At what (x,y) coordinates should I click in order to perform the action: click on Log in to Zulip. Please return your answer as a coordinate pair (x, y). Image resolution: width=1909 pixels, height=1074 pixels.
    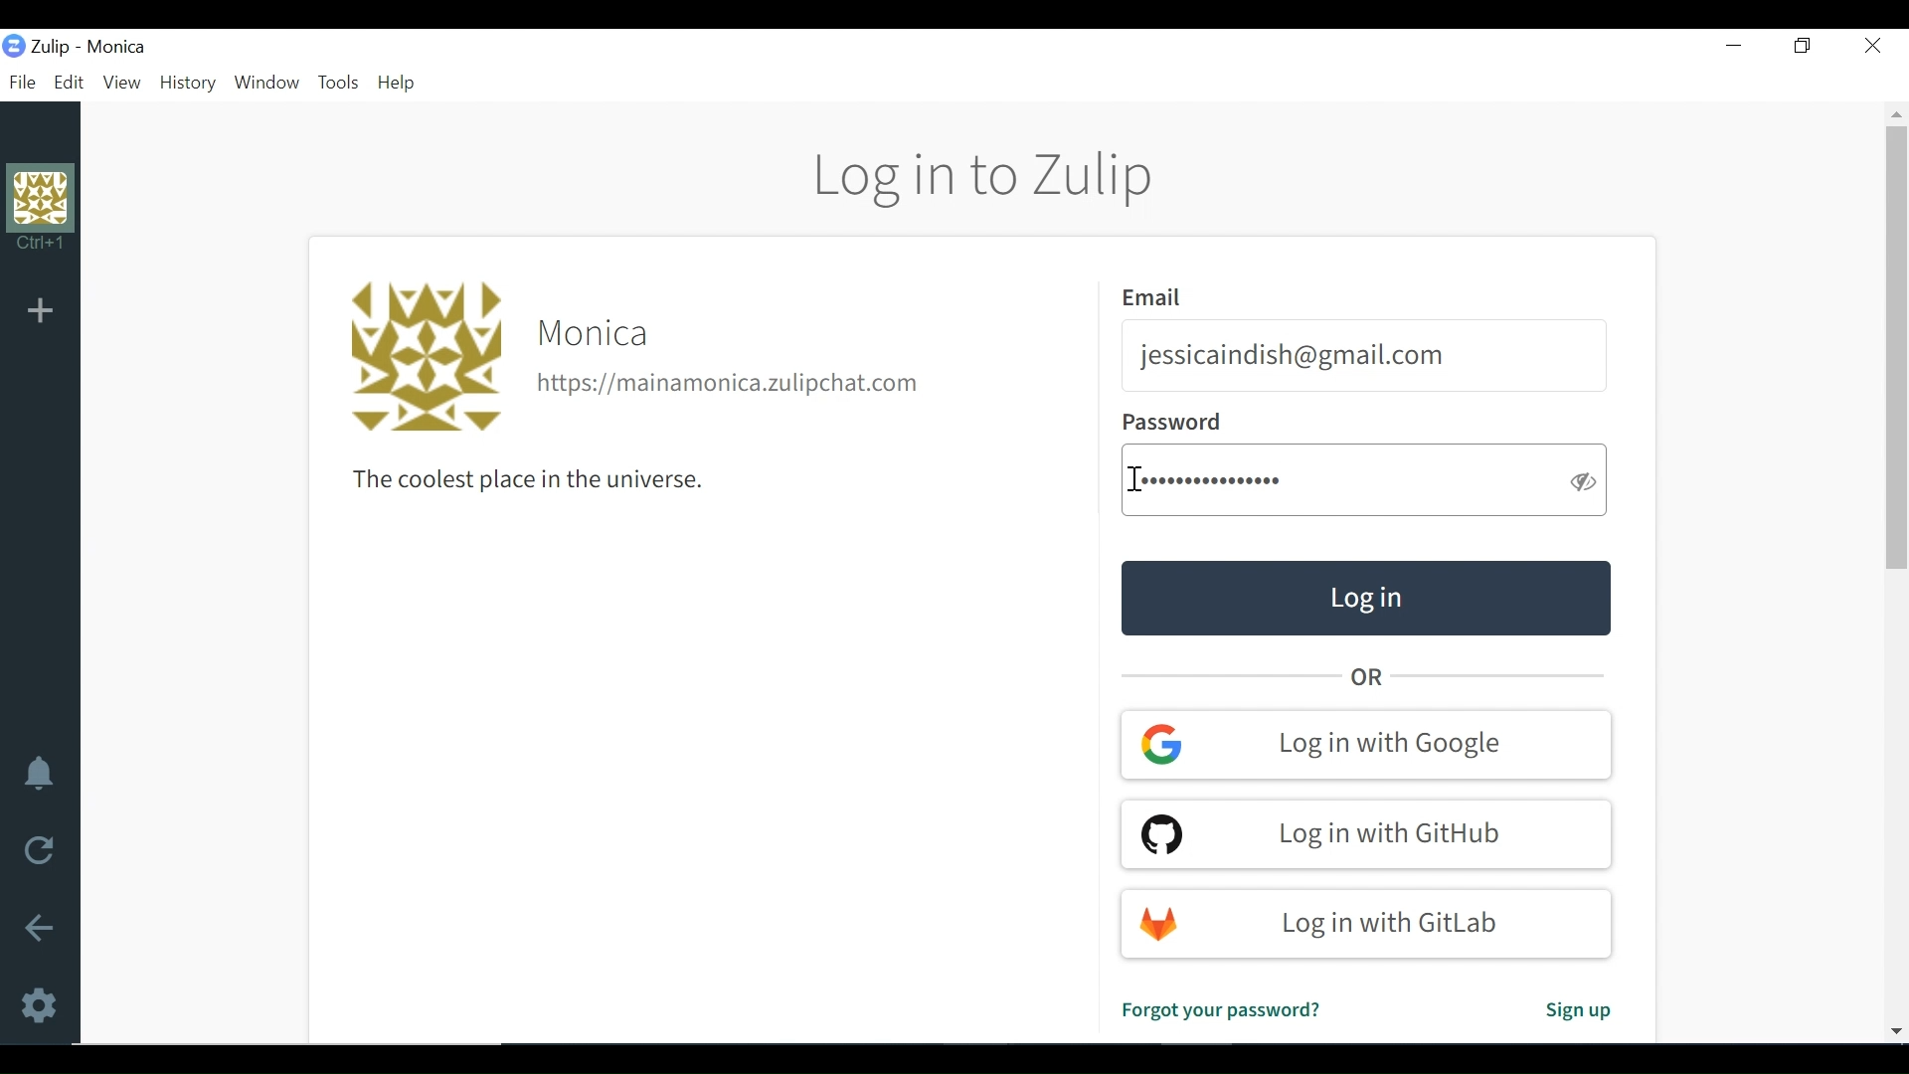
    Looking at the image, I should click on (986, 178).